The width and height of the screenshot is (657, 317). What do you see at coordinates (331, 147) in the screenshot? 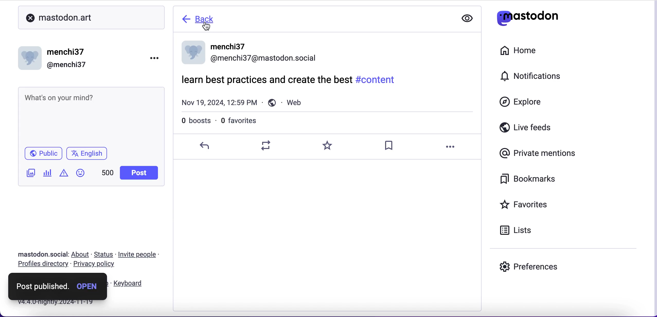
I see `favorite` at bounding box center [331, 147].